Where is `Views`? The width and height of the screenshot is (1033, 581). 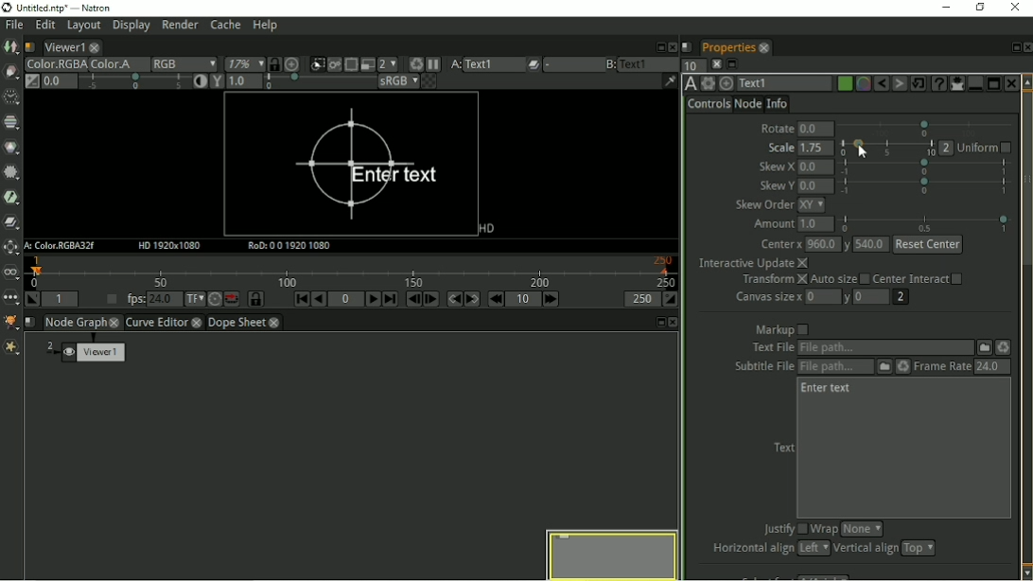 Views is located at coordinates (9, 274).